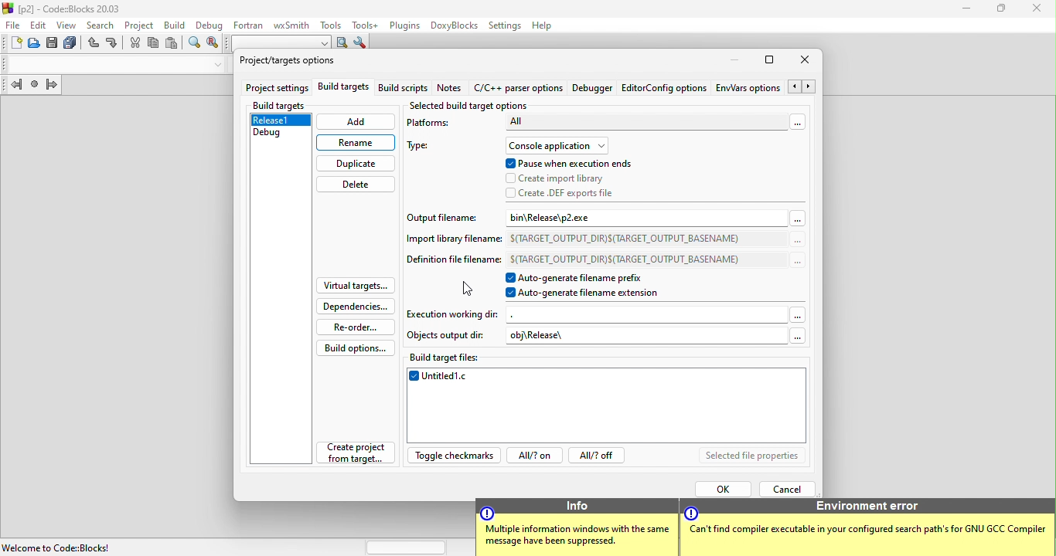 This screenshot has height=556, width=1056. I want to click on More, so click(799, 311).